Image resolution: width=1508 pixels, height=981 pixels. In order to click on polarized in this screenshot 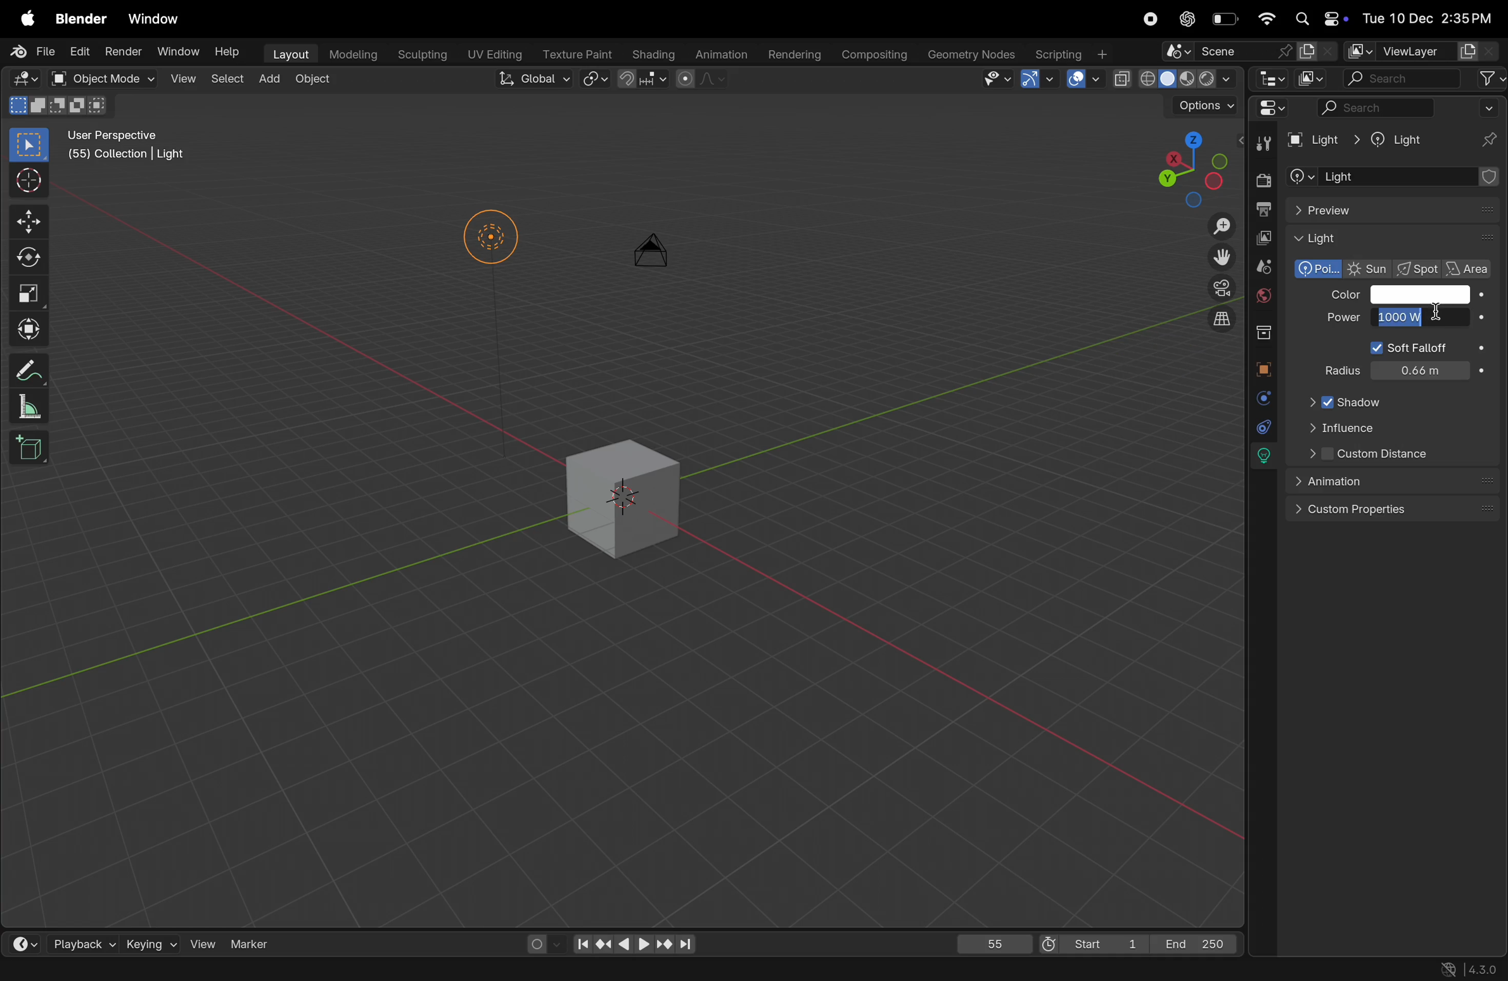, I will do `click(1317, 269)`.